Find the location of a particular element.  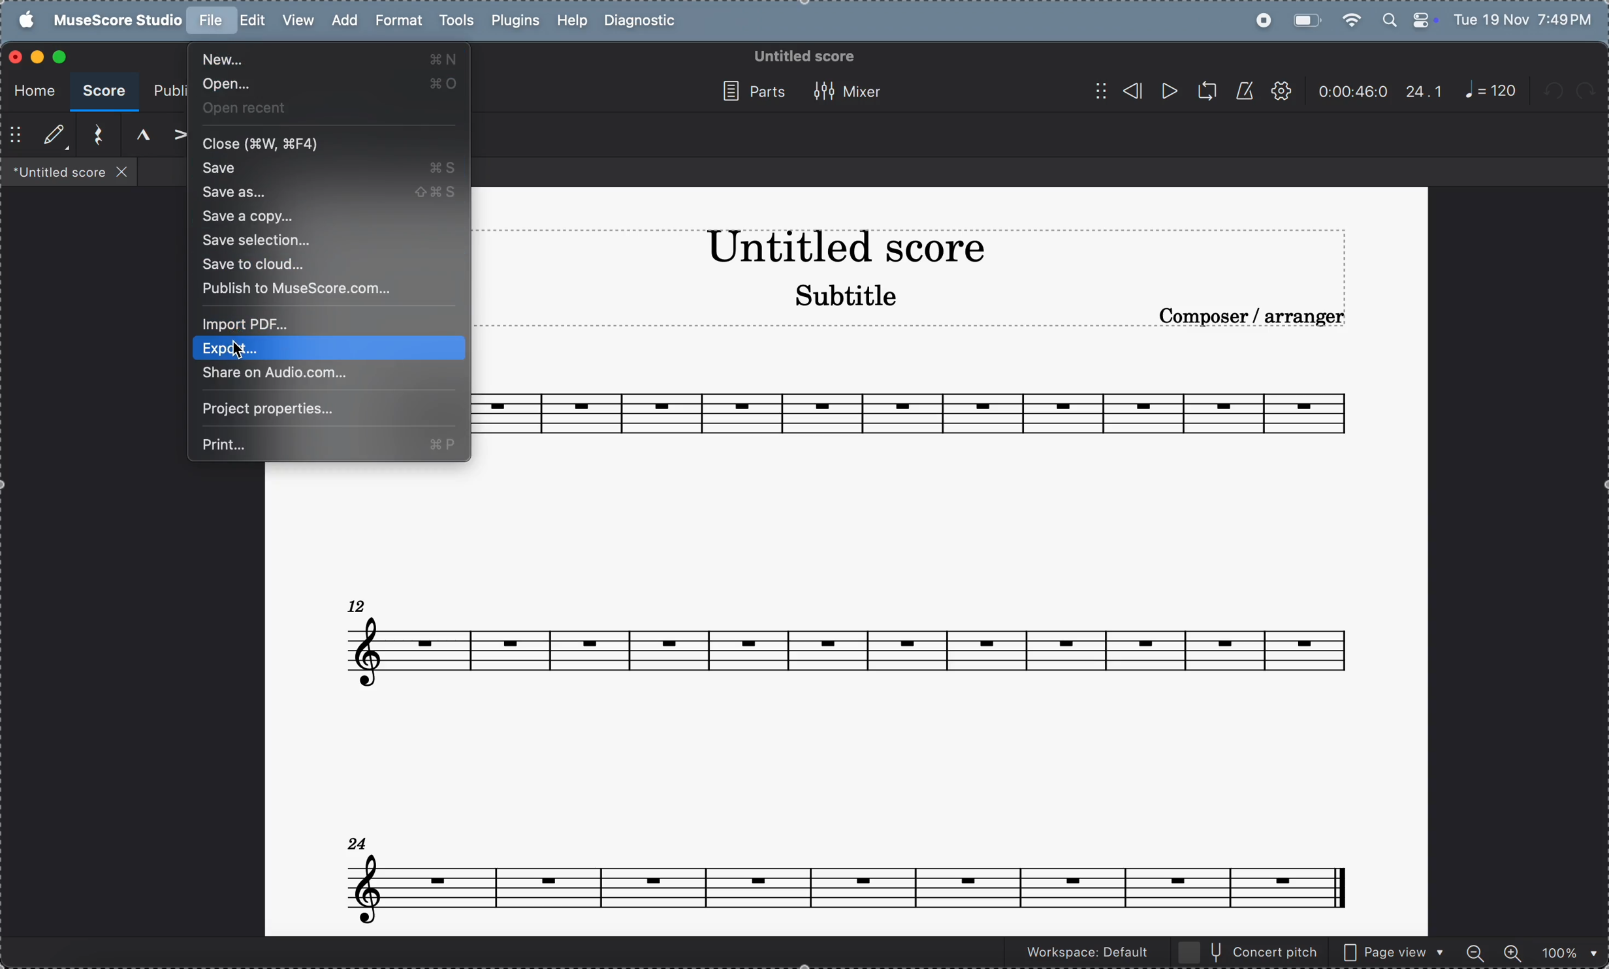

plugins is located at coordinates (512, 22).